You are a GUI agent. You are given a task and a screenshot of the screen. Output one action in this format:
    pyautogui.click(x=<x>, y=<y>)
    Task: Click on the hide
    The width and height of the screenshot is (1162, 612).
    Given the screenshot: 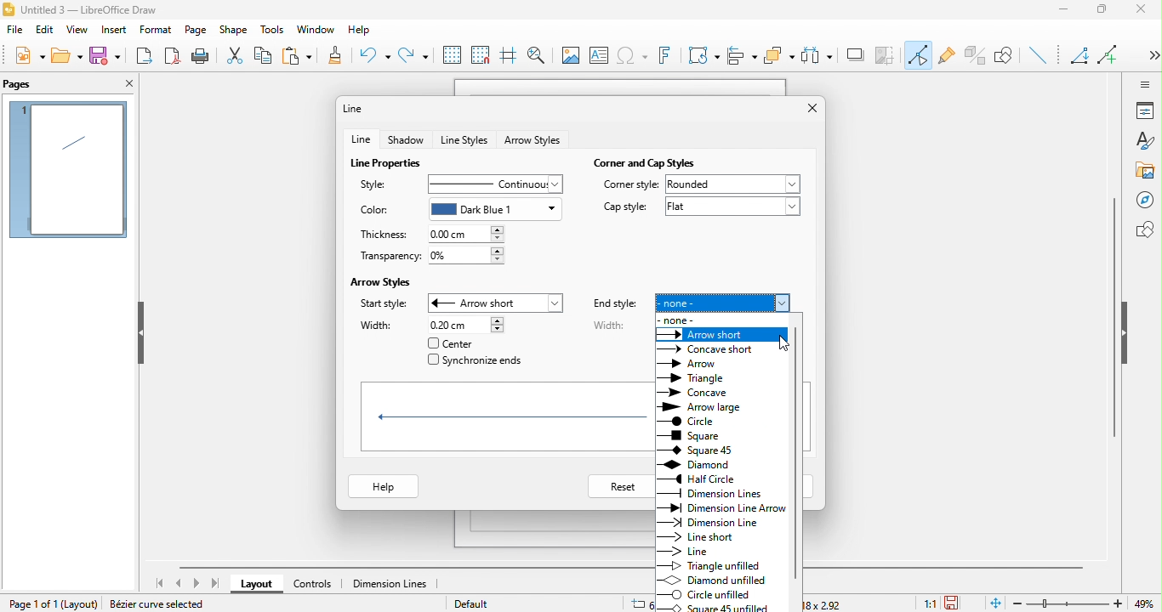 What is the action you would take?
    pyautogui.click(x=140, y=334)
    